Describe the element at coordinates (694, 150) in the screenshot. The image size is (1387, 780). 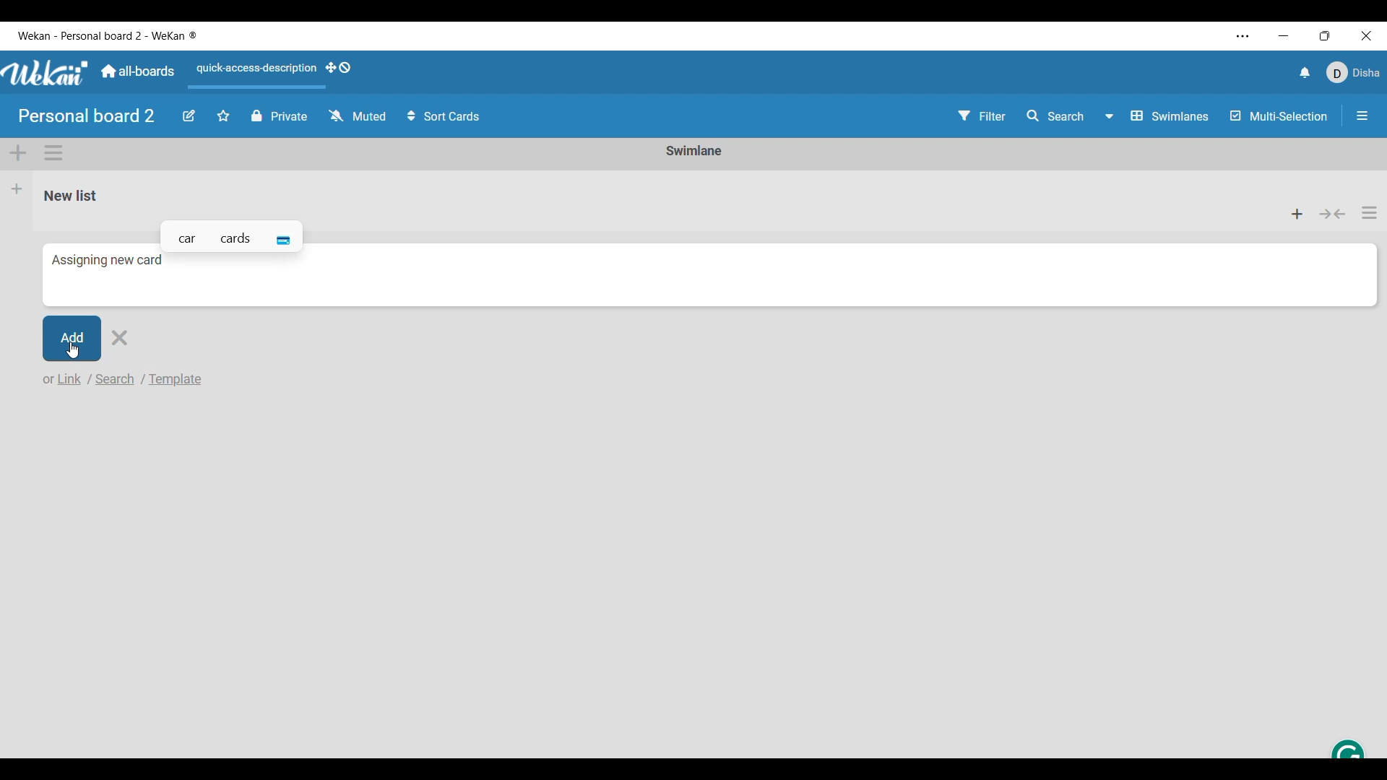
I see `Current Swimlane` at that location.